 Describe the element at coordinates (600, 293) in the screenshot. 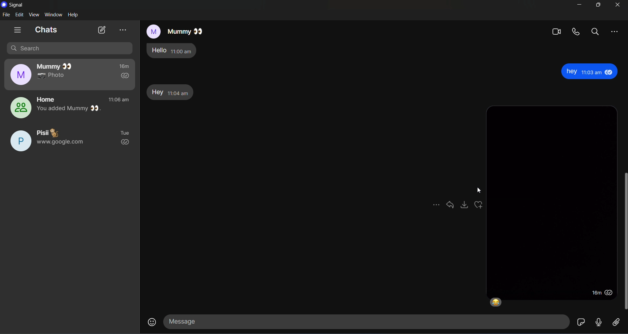

I see `message delivered time` at that location.